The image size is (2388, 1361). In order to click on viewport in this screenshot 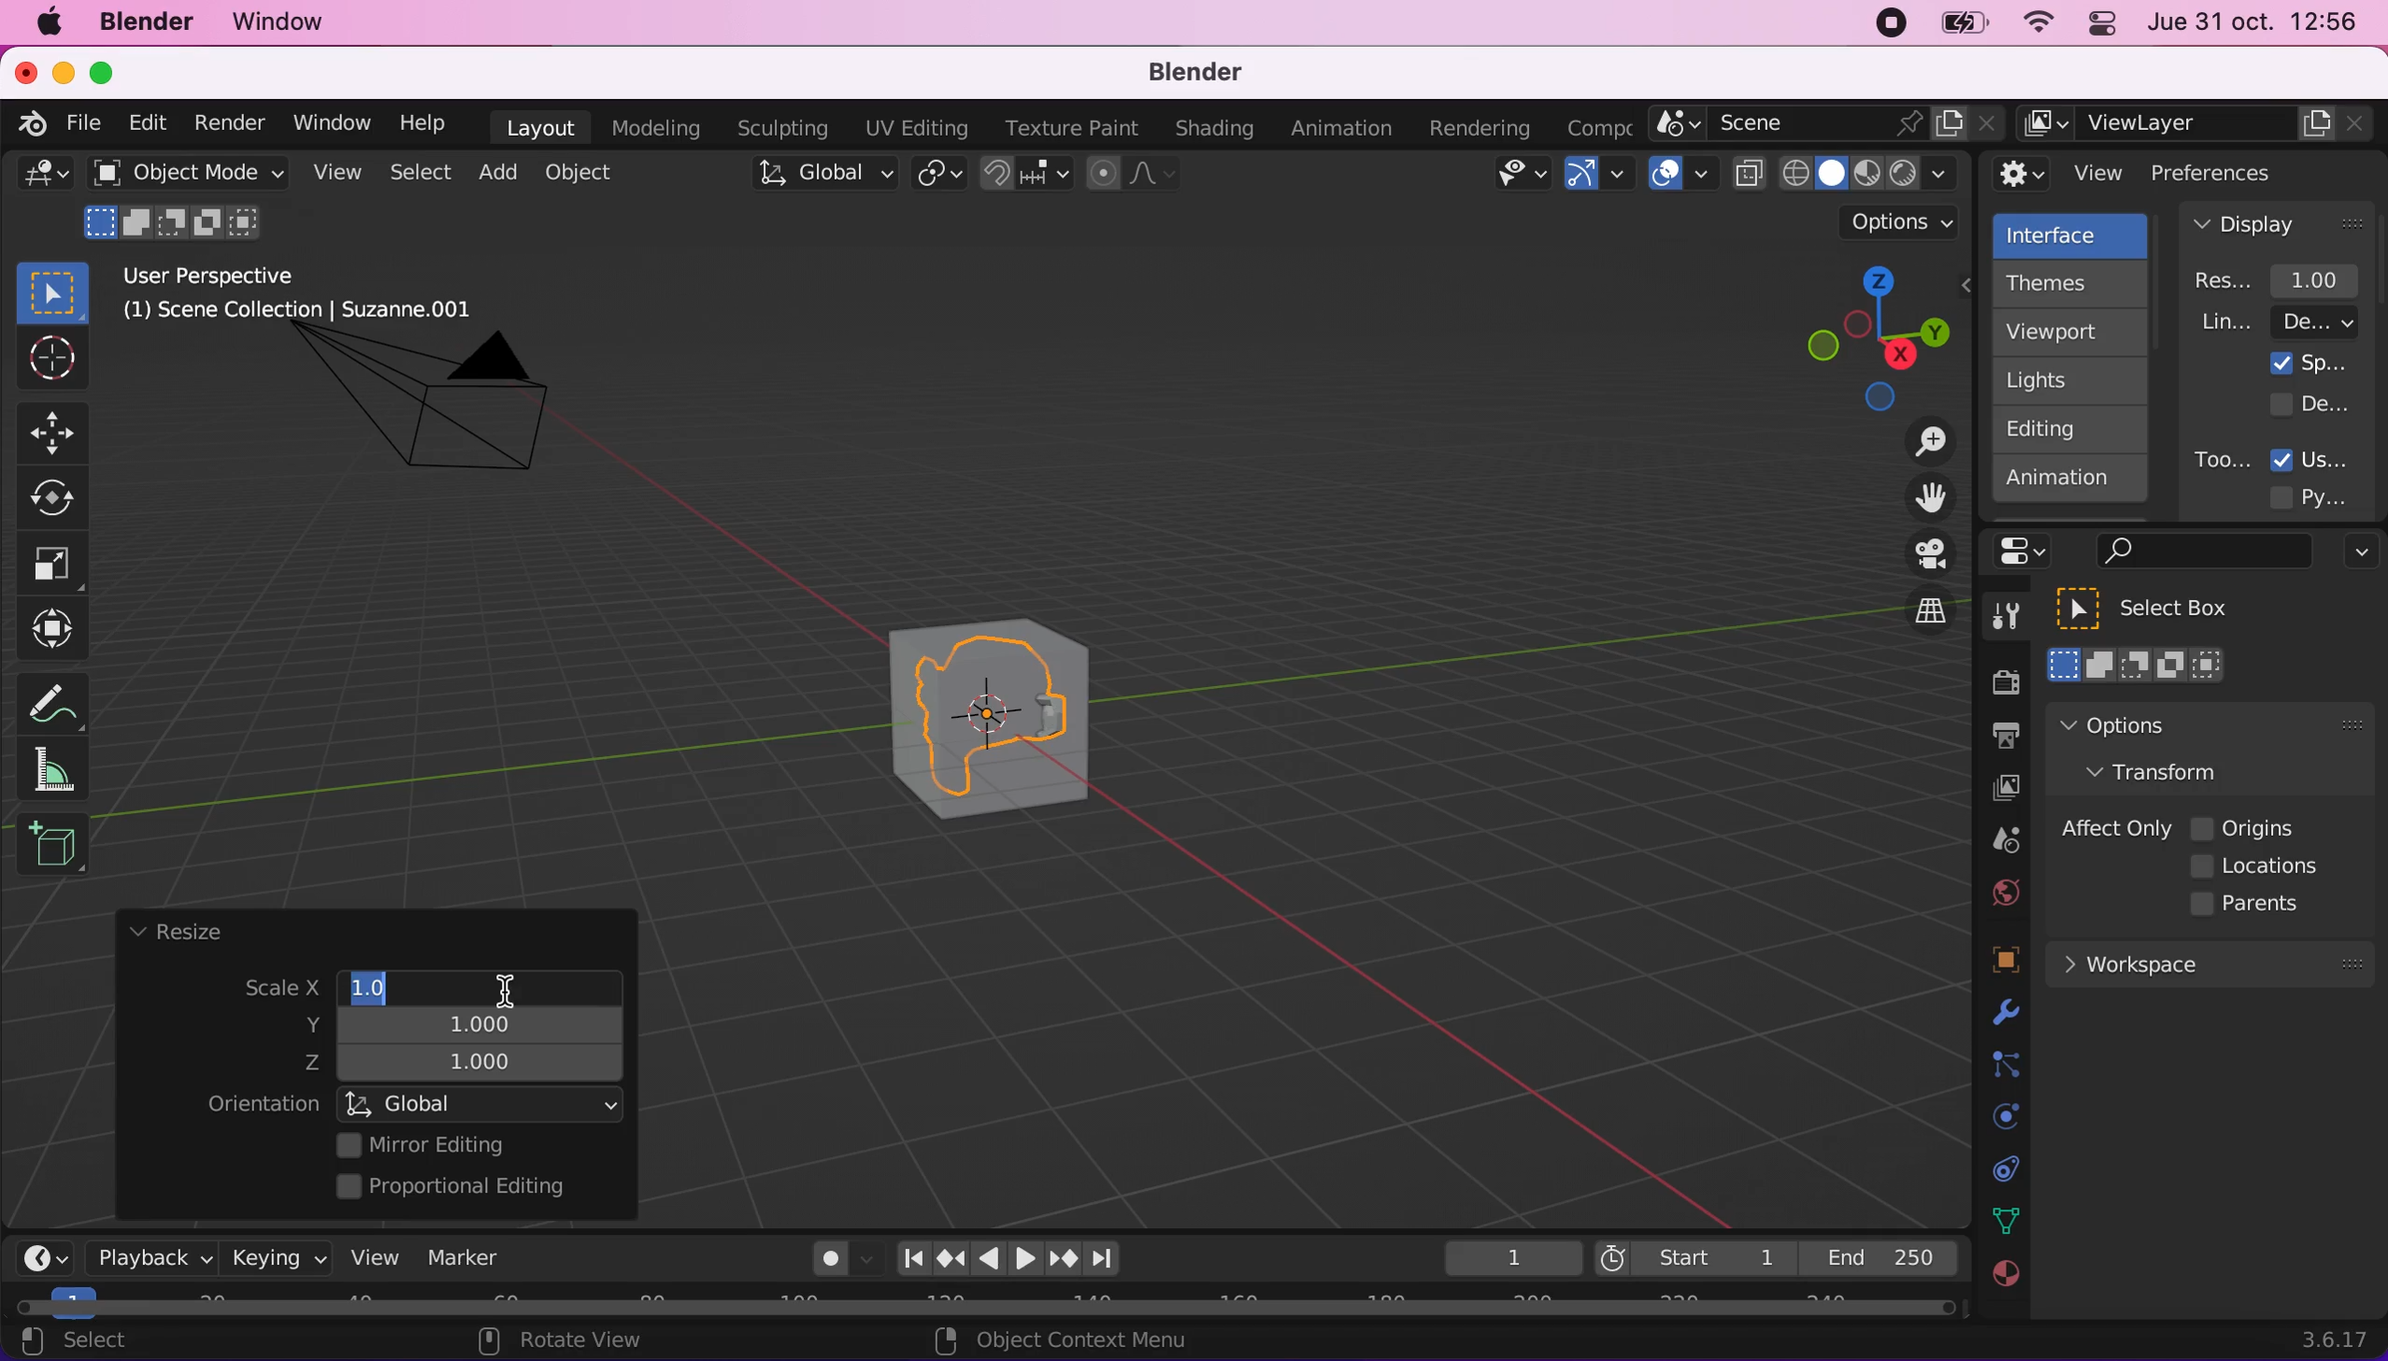, I will do `click(2075, 332)`.